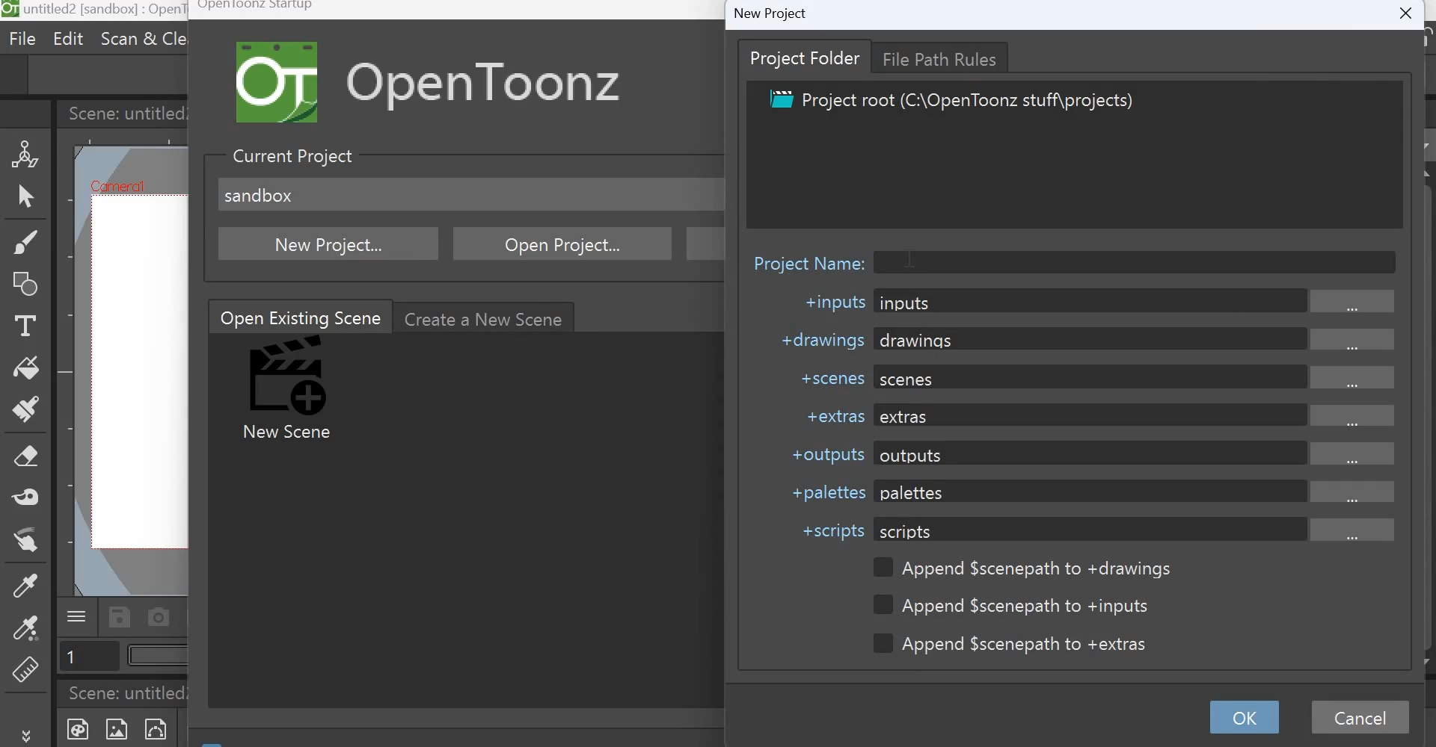 The height and width of the screenshot is (747, 1436). What do you see at coordinates (1135, 529) in the screenshot?
I see `scripts` at bounding box center [1135, 529].